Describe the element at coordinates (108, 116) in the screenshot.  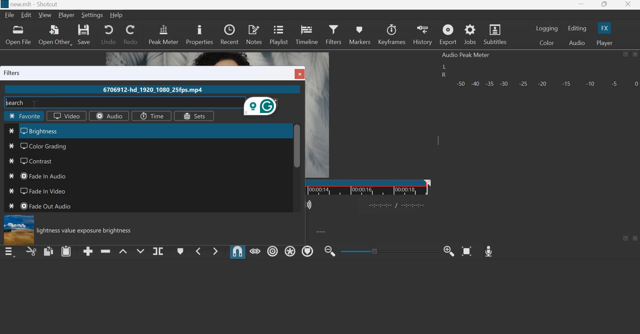
I see `Audio` at that location.